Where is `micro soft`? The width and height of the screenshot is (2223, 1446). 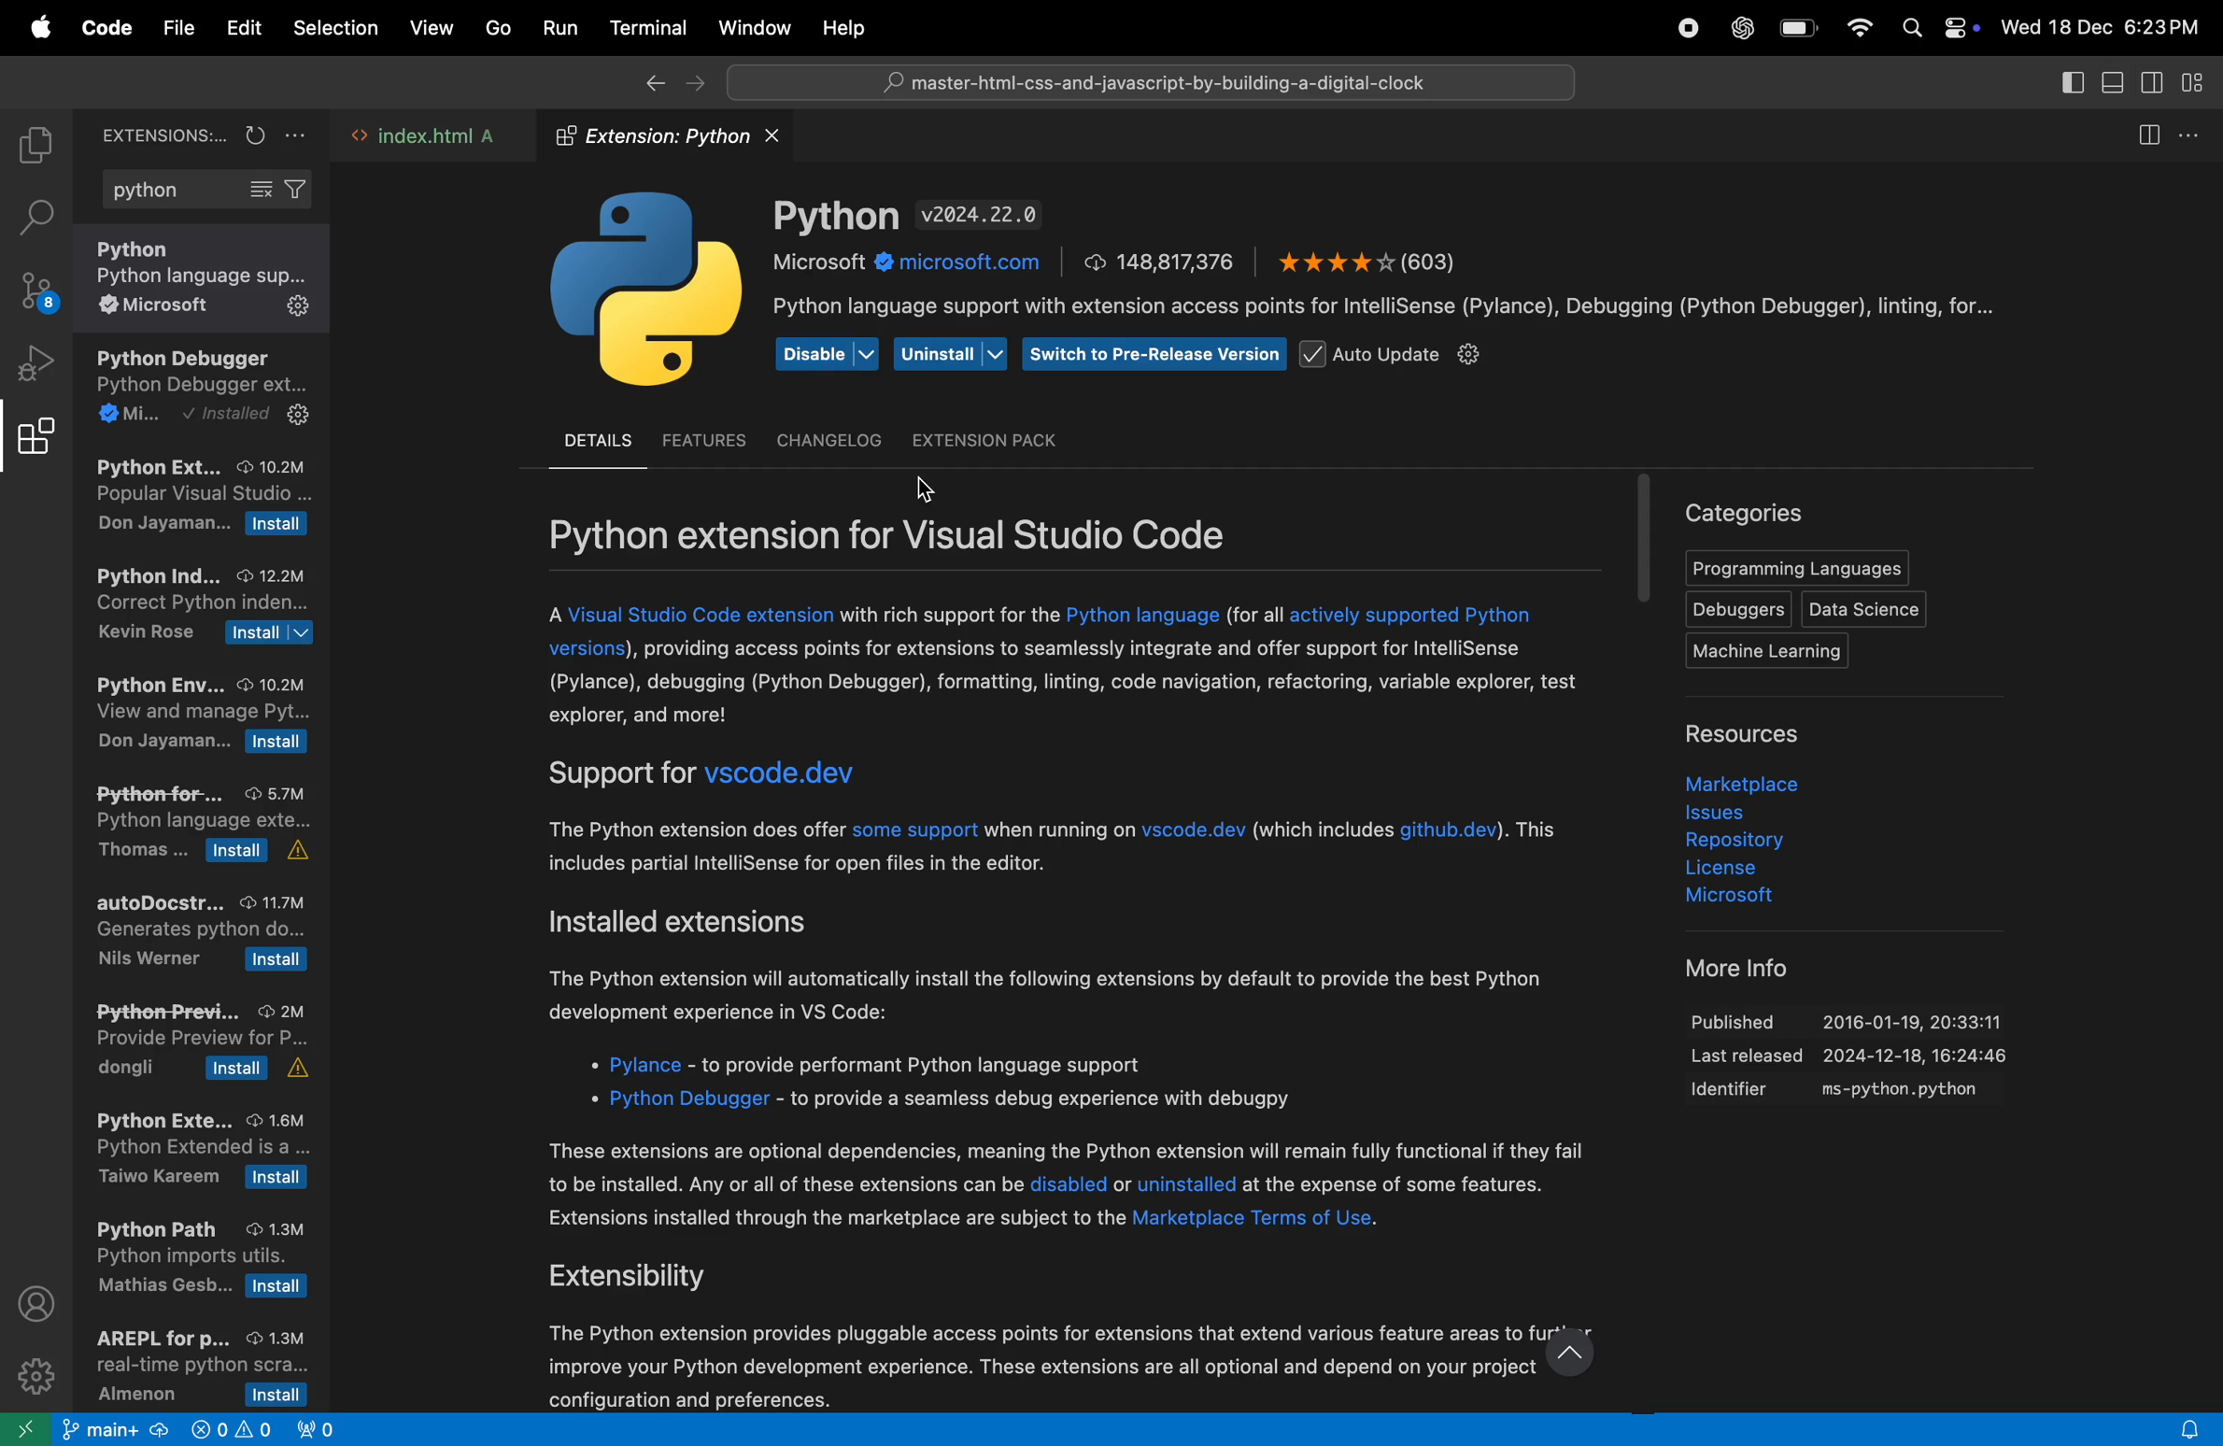
micro soft is located at coordinates (1712, 899).